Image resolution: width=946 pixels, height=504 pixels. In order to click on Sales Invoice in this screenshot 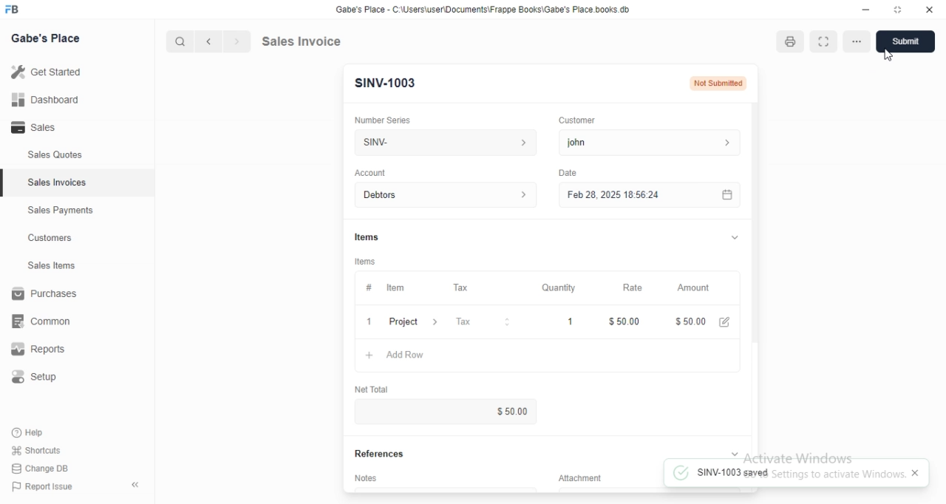, I will do `click(310, 41)`.